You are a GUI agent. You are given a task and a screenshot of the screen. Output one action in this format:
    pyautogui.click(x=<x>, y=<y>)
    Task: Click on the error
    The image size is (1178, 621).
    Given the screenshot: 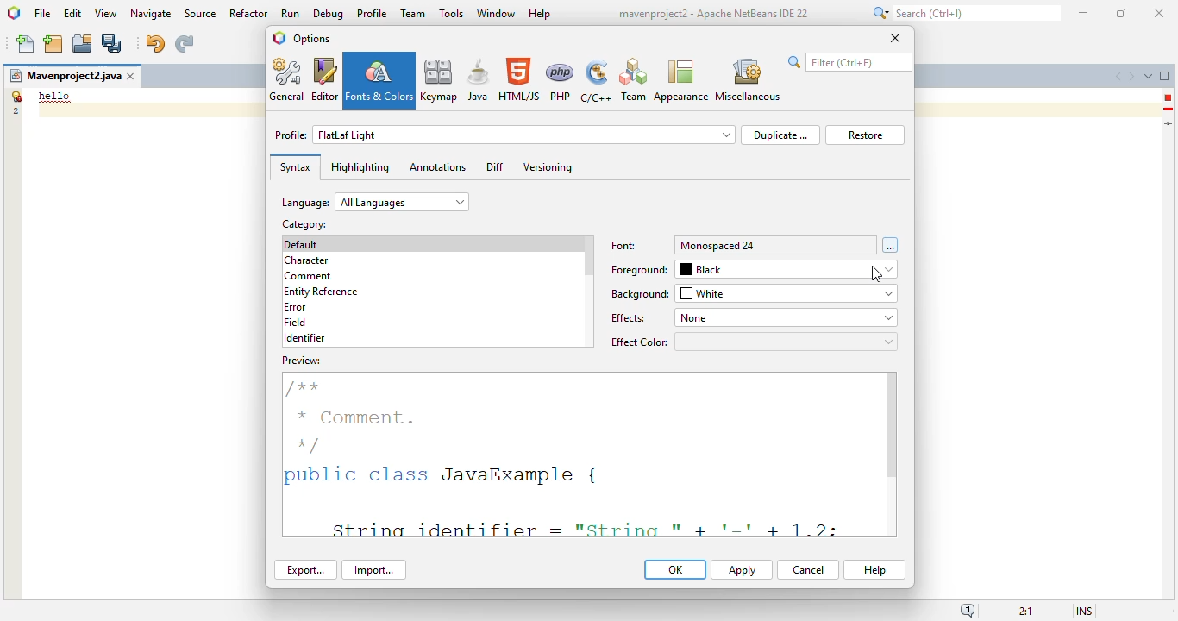 What is the action you would take?
    pyautogui.click(x=295, y=307)
    